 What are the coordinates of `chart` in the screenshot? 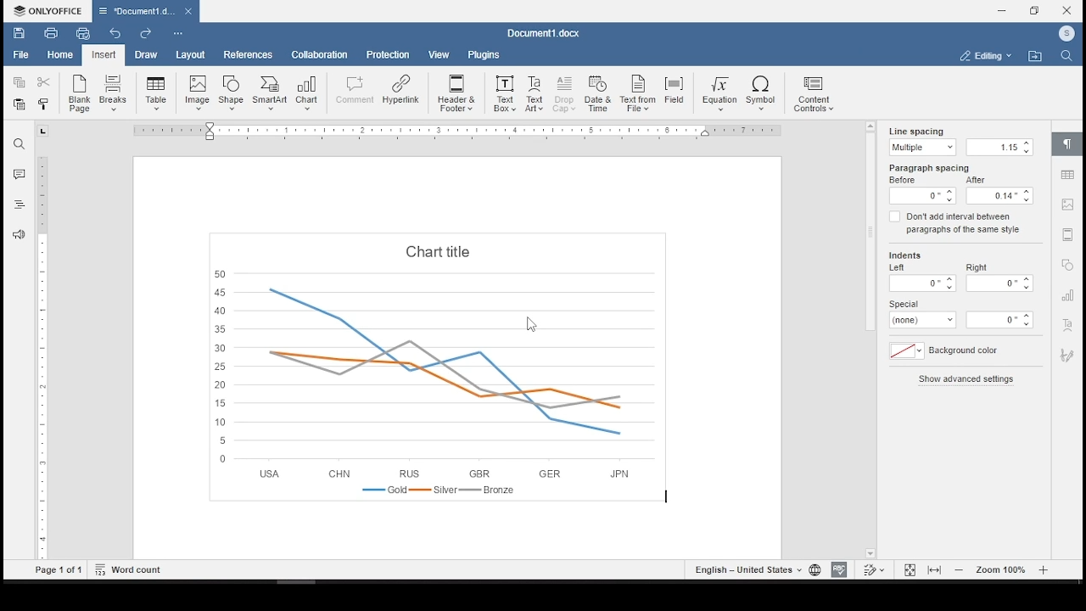 It's located at (437, 365).